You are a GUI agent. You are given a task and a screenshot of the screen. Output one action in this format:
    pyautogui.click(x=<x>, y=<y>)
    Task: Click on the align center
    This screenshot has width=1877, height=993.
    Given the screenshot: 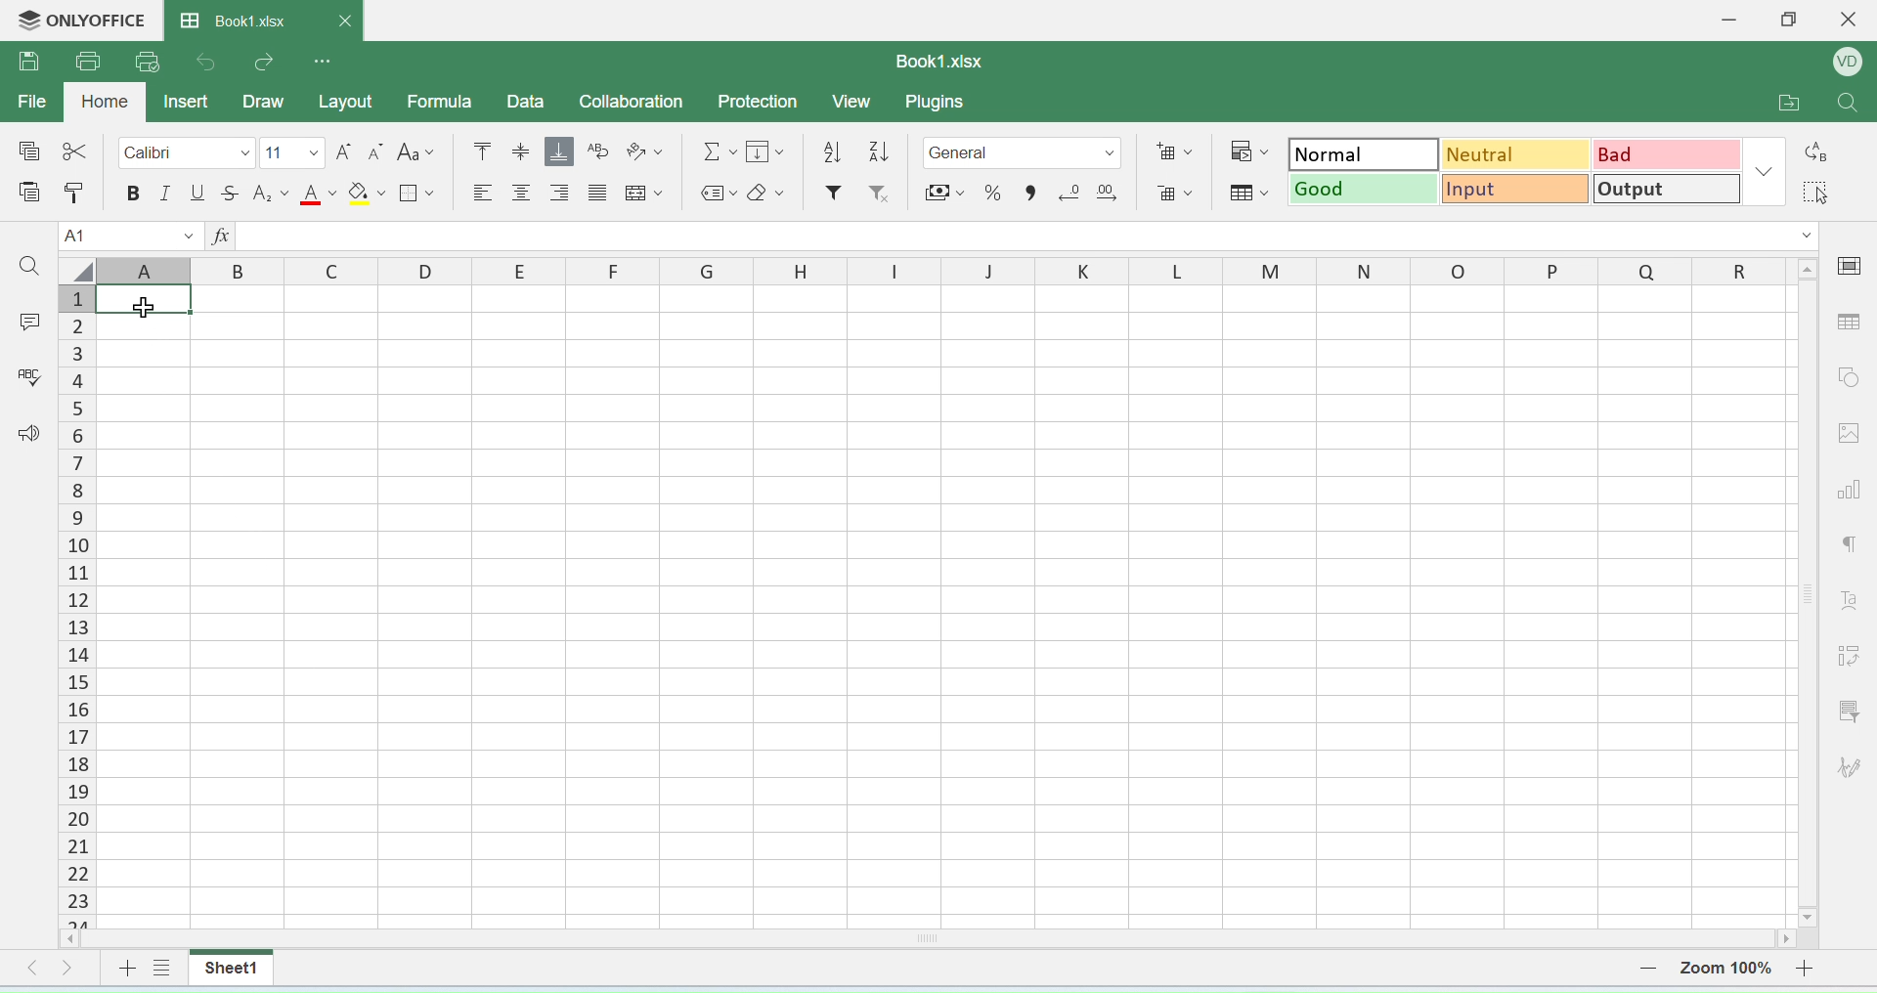 What is the action you would take?
    pyautogui.click(x=523, y=195)
    